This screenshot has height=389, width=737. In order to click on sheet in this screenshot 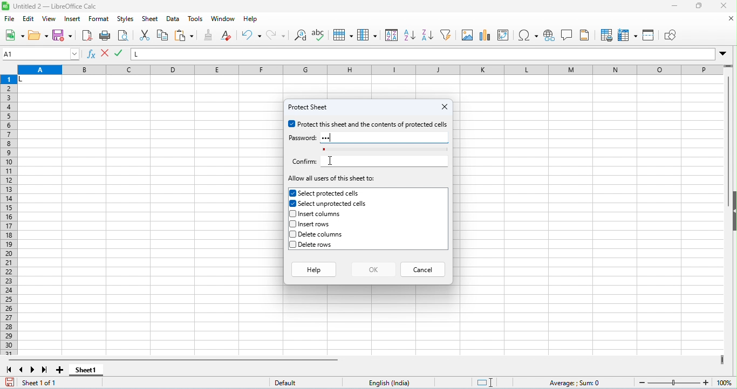, I will do `click(150, 19)`.